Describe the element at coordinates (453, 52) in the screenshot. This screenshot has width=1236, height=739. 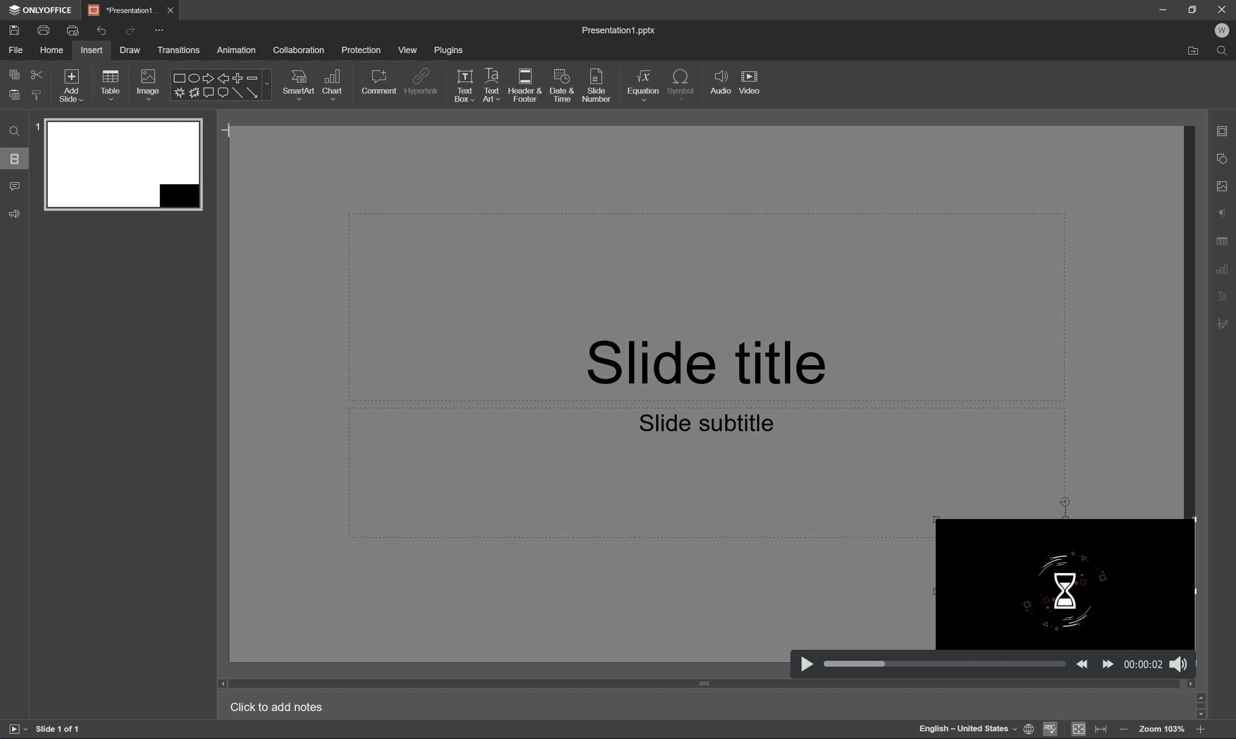
I see `plugins` at that location.